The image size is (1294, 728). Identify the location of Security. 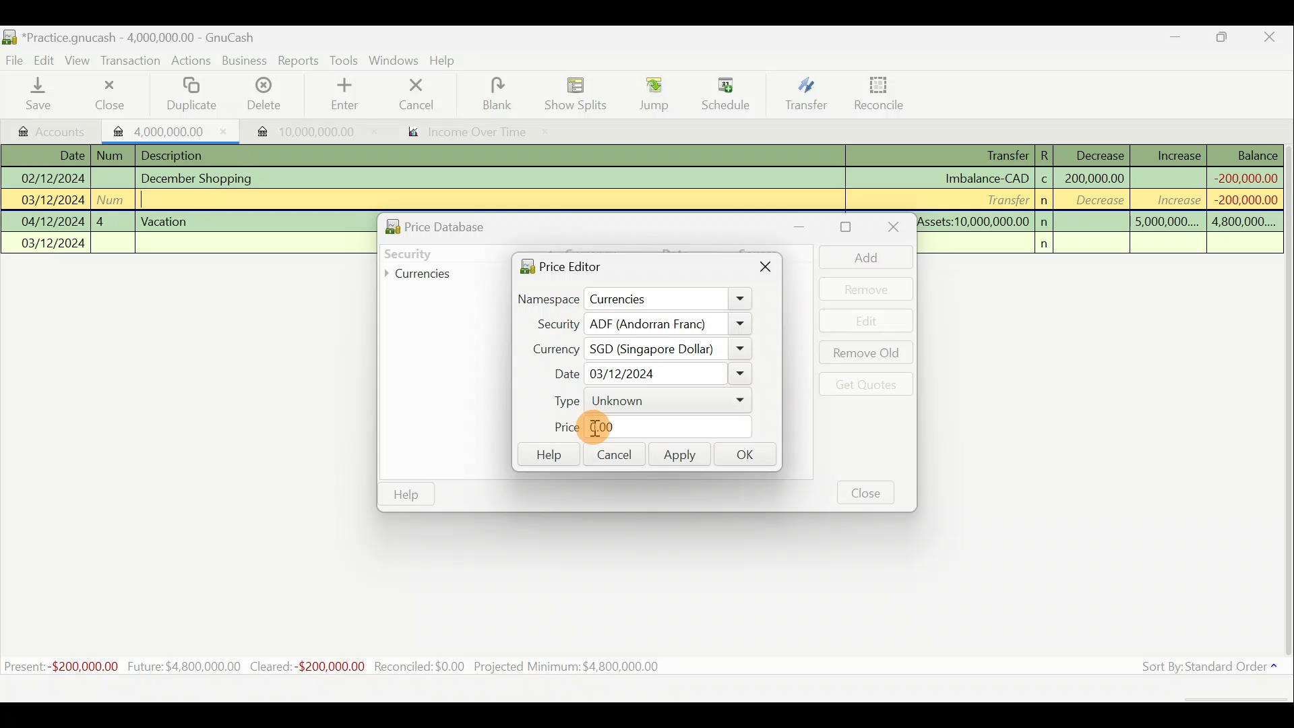
(435, 252).